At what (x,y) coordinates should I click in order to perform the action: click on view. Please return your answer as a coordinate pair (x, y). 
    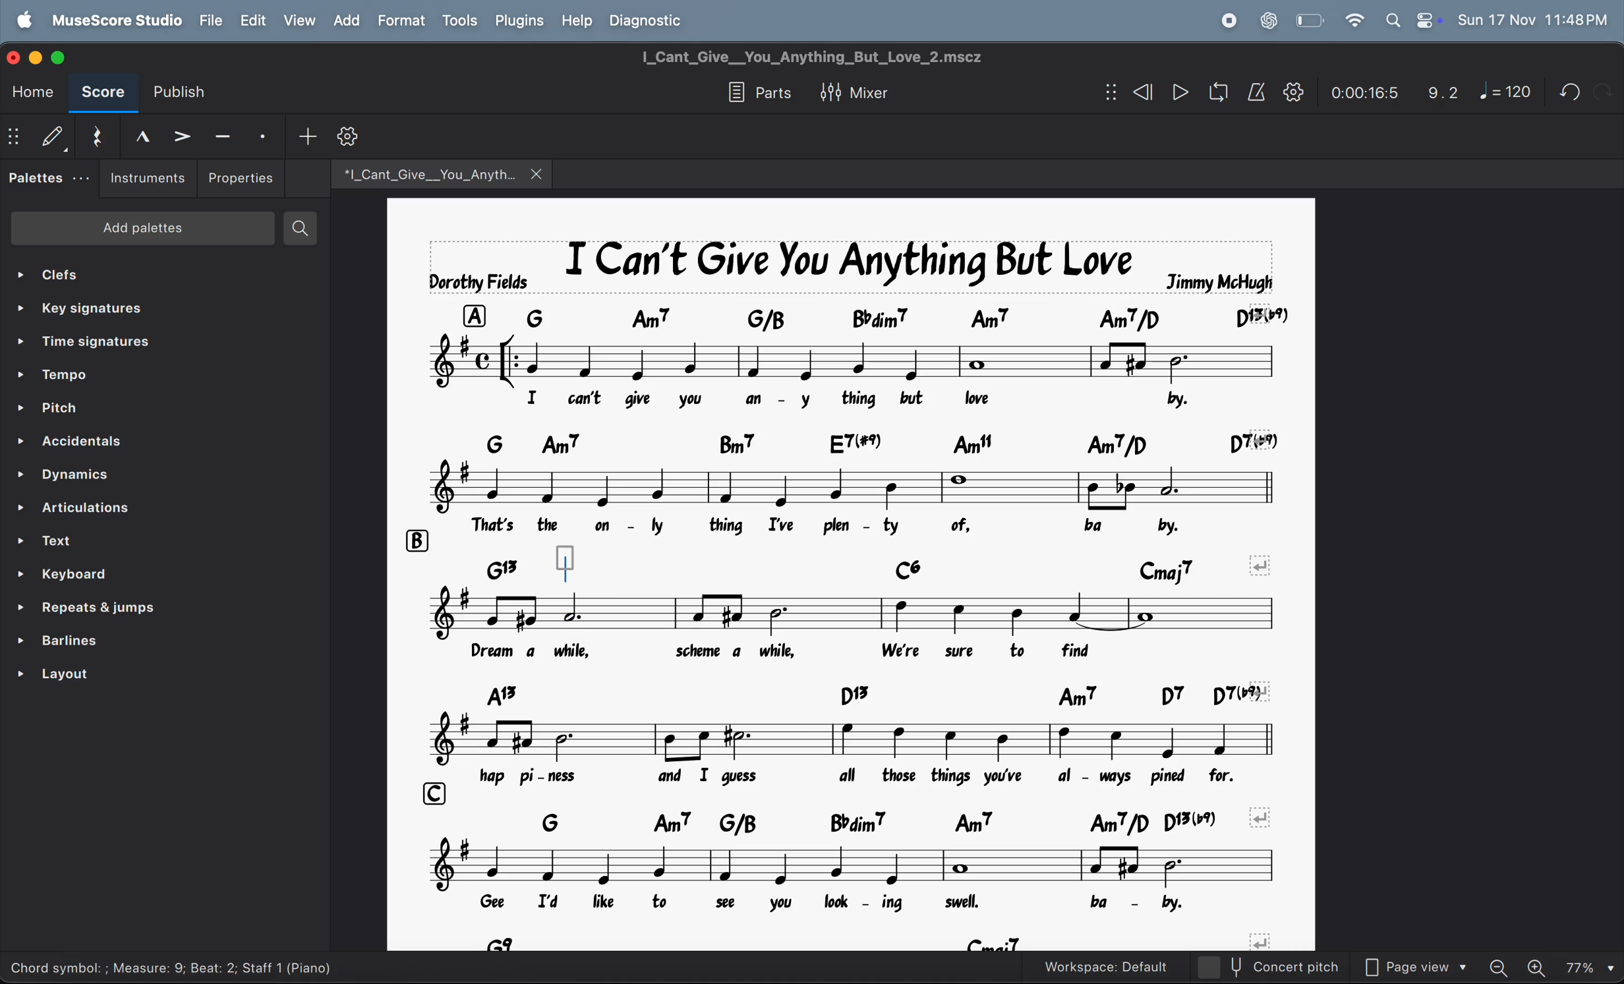
    Looking at the image, I should click on (300, 21).